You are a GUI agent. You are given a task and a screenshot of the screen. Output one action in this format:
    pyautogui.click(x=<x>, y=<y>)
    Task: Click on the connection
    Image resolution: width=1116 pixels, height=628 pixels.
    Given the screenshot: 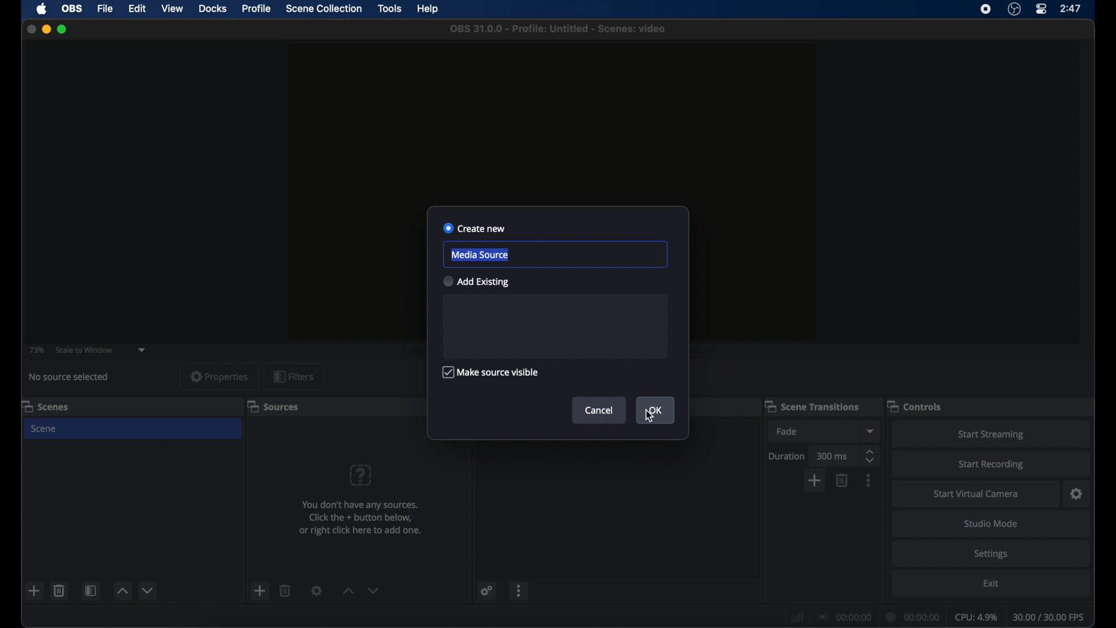 What is the action you would take?
    pyautogui.click(x=845, y=617)
    